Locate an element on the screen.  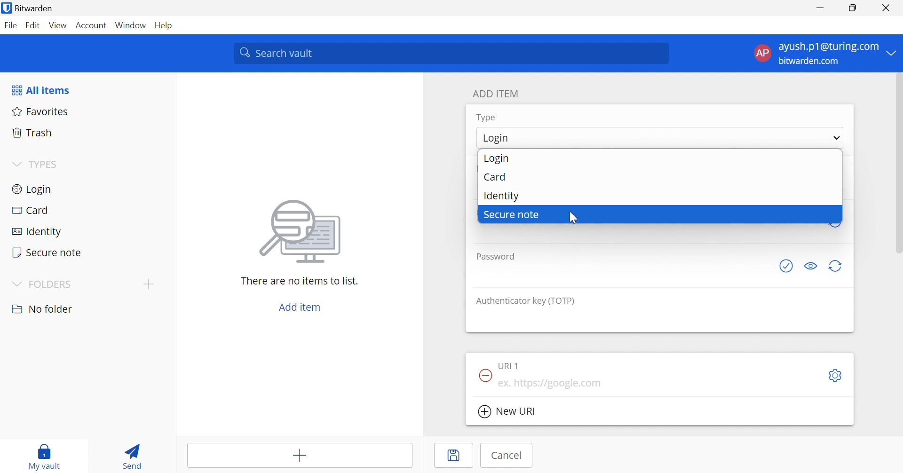
ex. https://google.com is located at coordinates (656, 380).